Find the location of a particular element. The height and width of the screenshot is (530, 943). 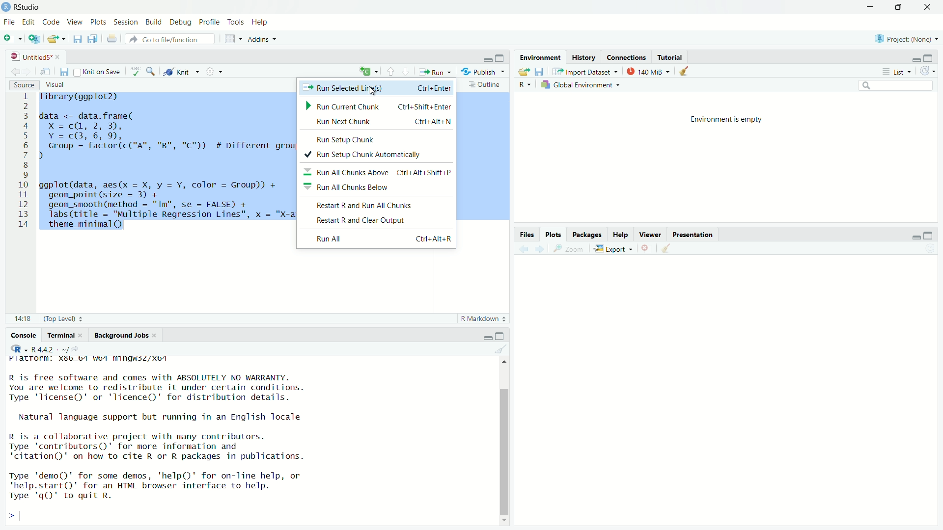

Code is located at coordinates (51, 22).